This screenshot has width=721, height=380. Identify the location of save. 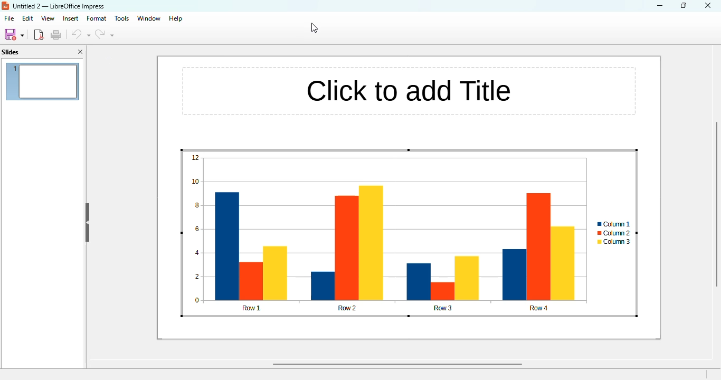
(14, 34).